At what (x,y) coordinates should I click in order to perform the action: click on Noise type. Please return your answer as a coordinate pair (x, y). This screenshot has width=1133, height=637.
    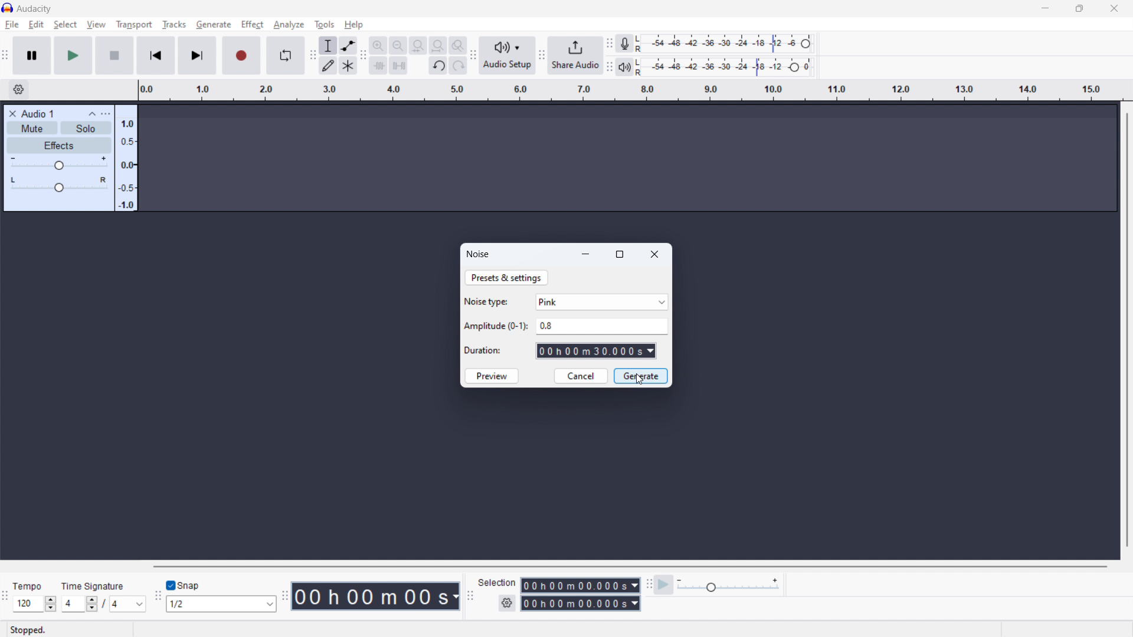
    Looking at the image, I should click on (488, 301).